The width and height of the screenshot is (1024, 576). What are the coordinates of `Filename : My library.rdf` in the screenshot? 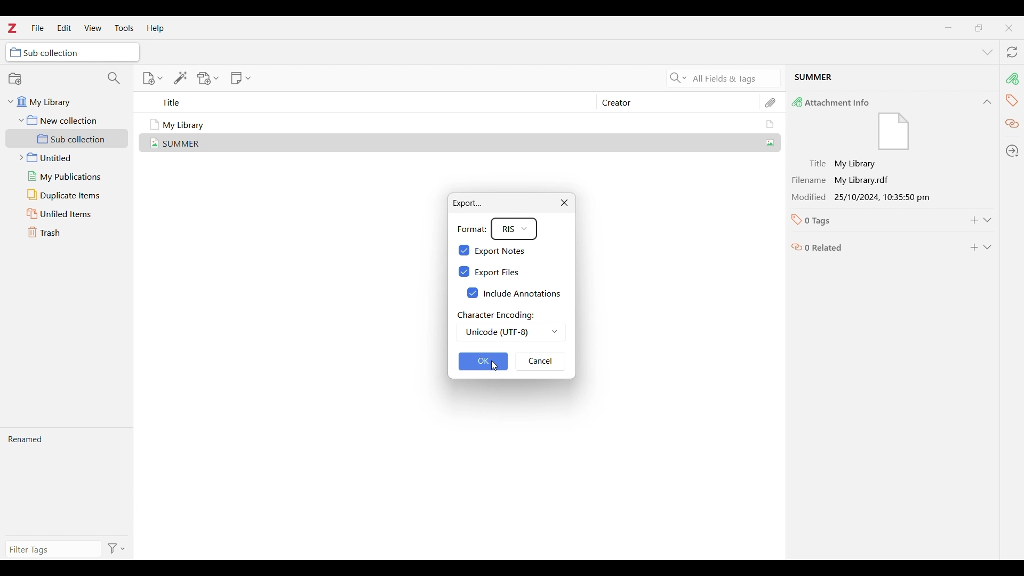 It's located at (873, 180).